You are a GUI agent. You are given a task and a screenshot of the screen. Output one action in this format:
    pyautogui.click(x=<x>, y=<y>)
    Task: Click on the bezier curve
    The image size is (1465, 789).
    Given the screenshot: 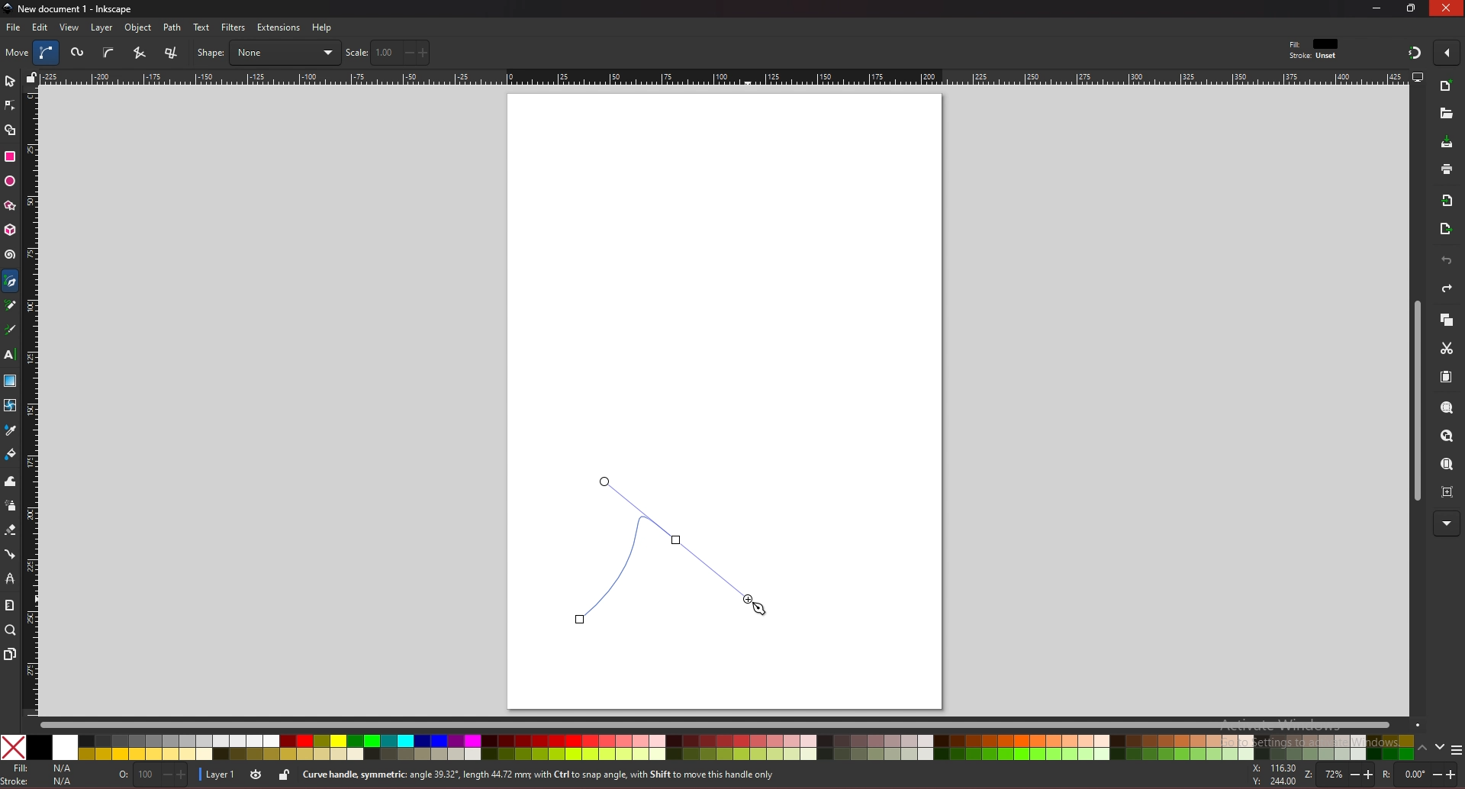 What is the action you would take?
    pyautogui.click(x=48, y=53)
    